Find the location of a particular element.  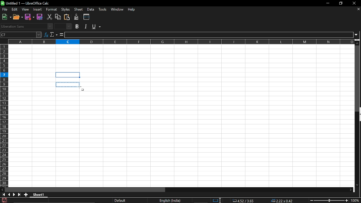

Current sheet is located at coordinates (40, 195).